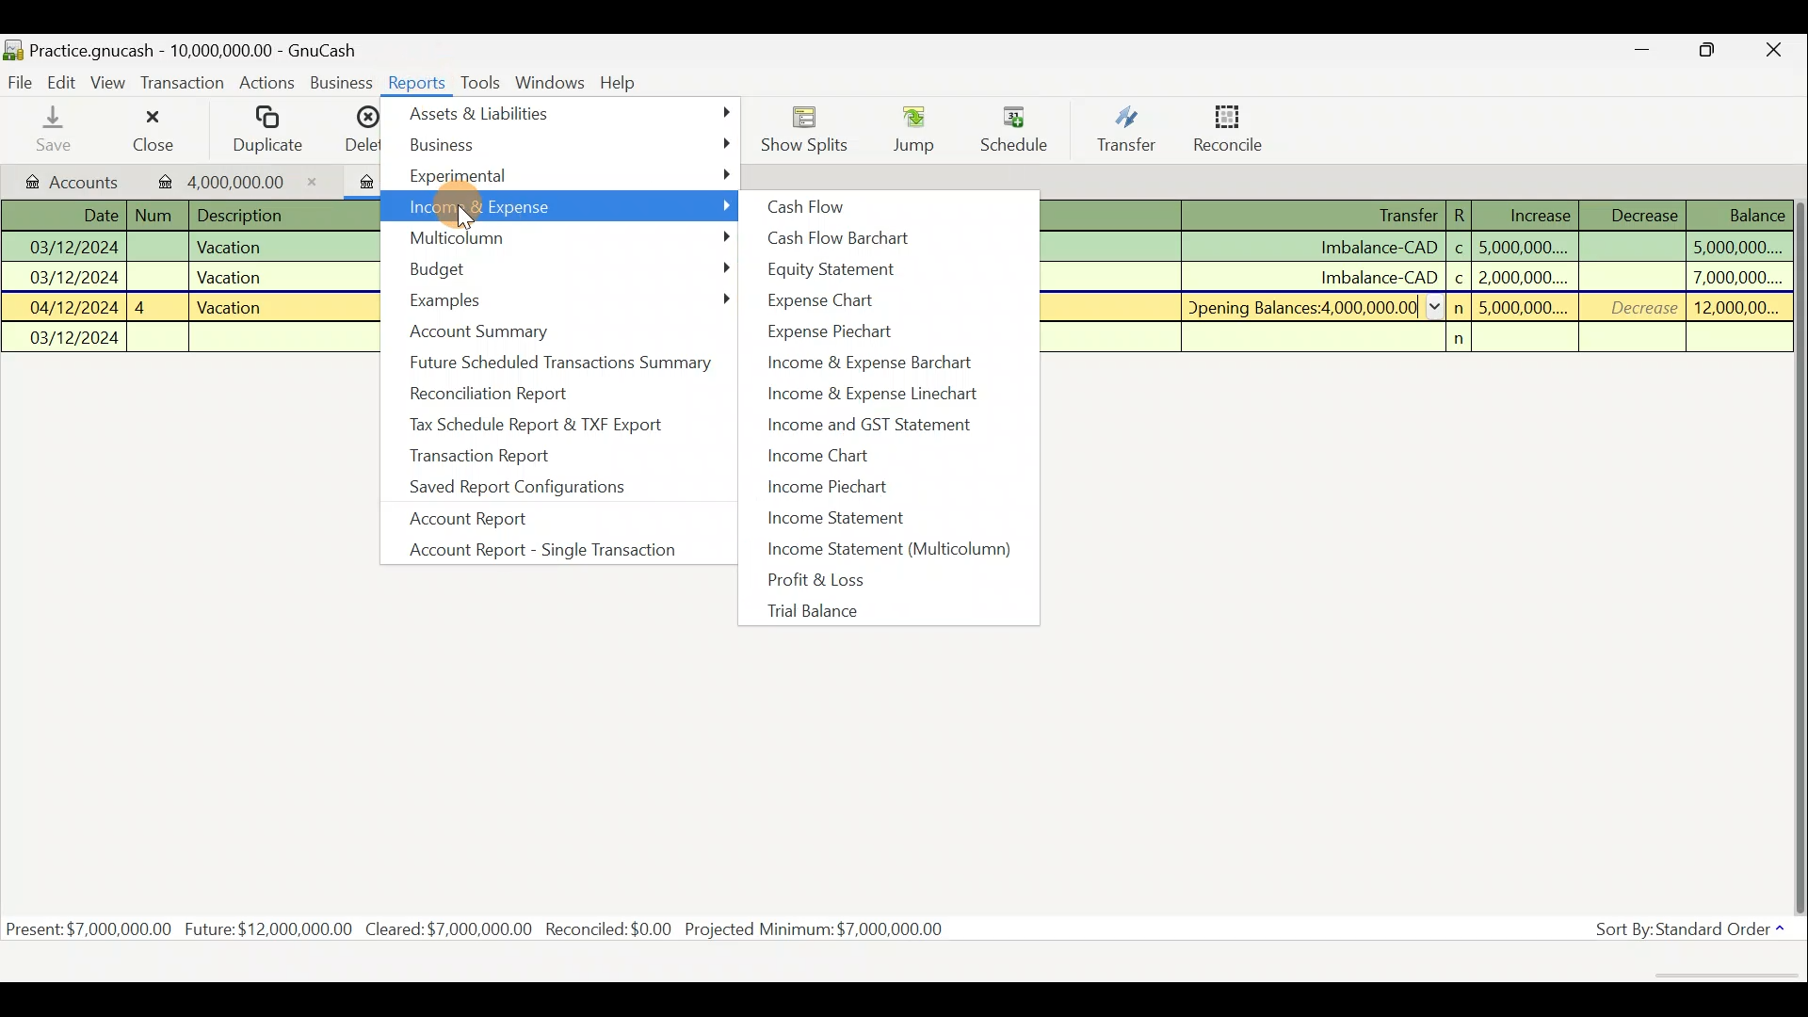 The image size is (1808, 1017). What do you see at coordinates (1462, 308) in the screenshot?
I see `n` at bounding box center [1462, 308].